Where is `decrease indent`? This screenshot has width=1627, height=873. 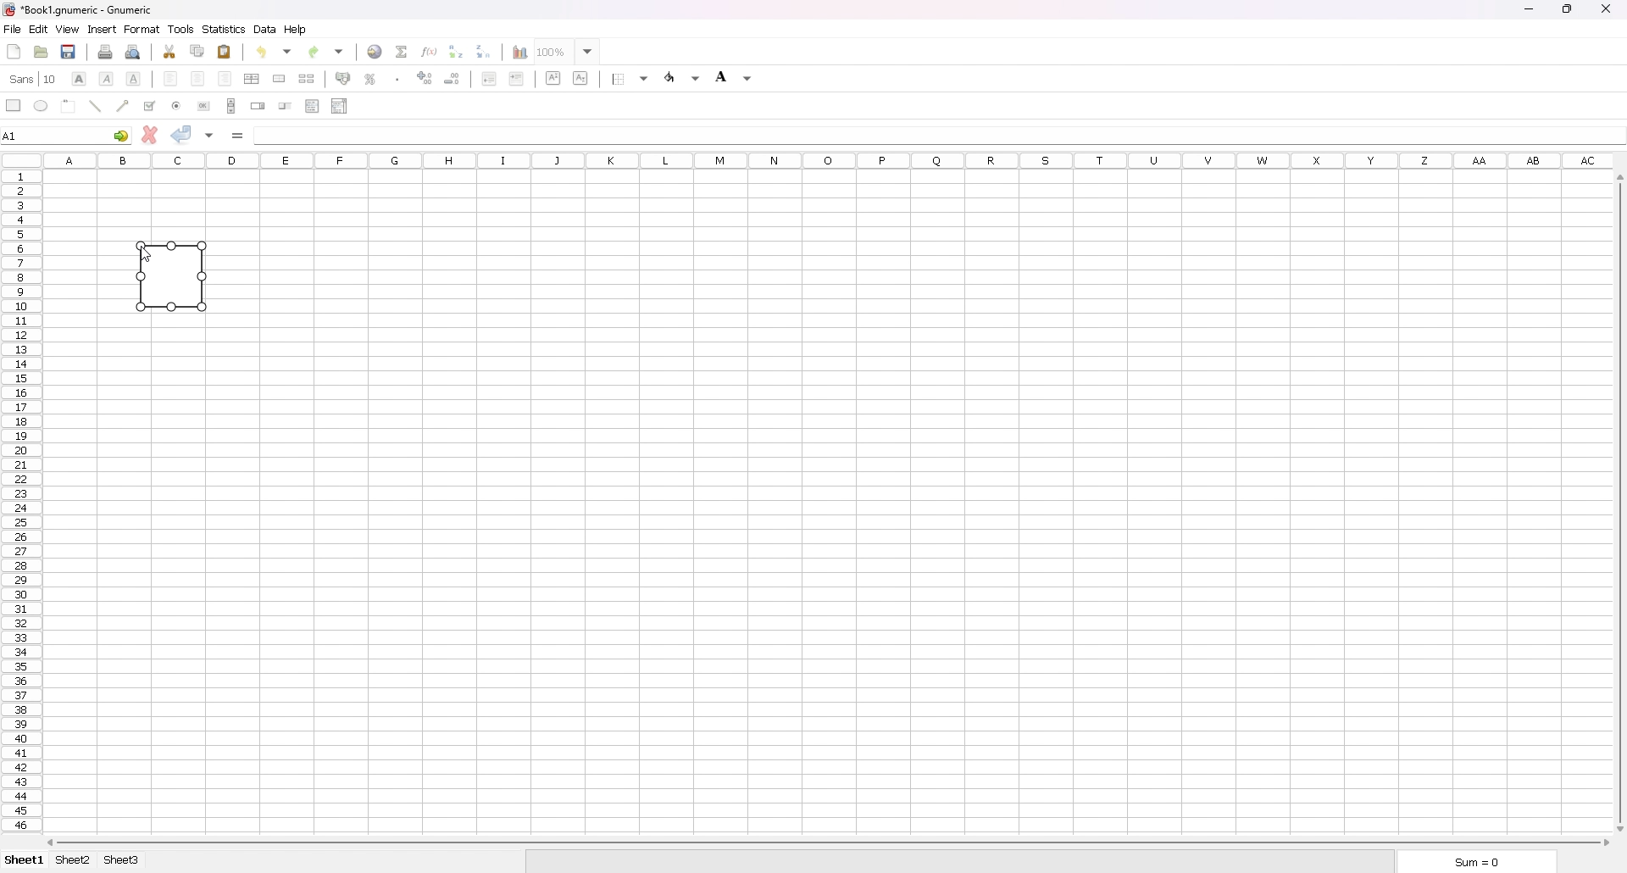 decrease indent is located at coordinates (489, 79).